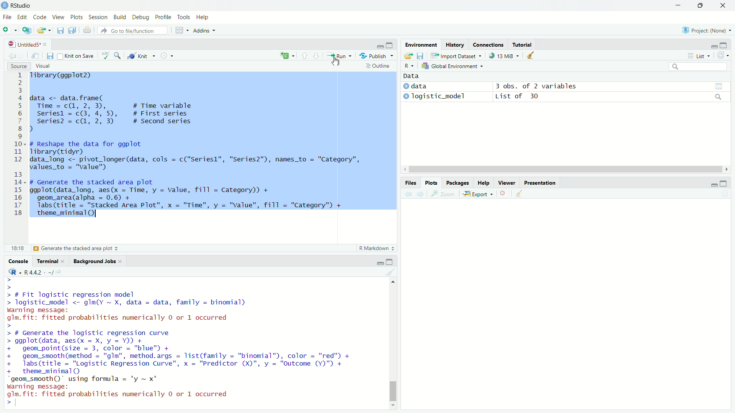 This screenshot has width=735, height=413. Describe the element at coordinates (341, 55) in the screenshot. I see `Run ` at that location.